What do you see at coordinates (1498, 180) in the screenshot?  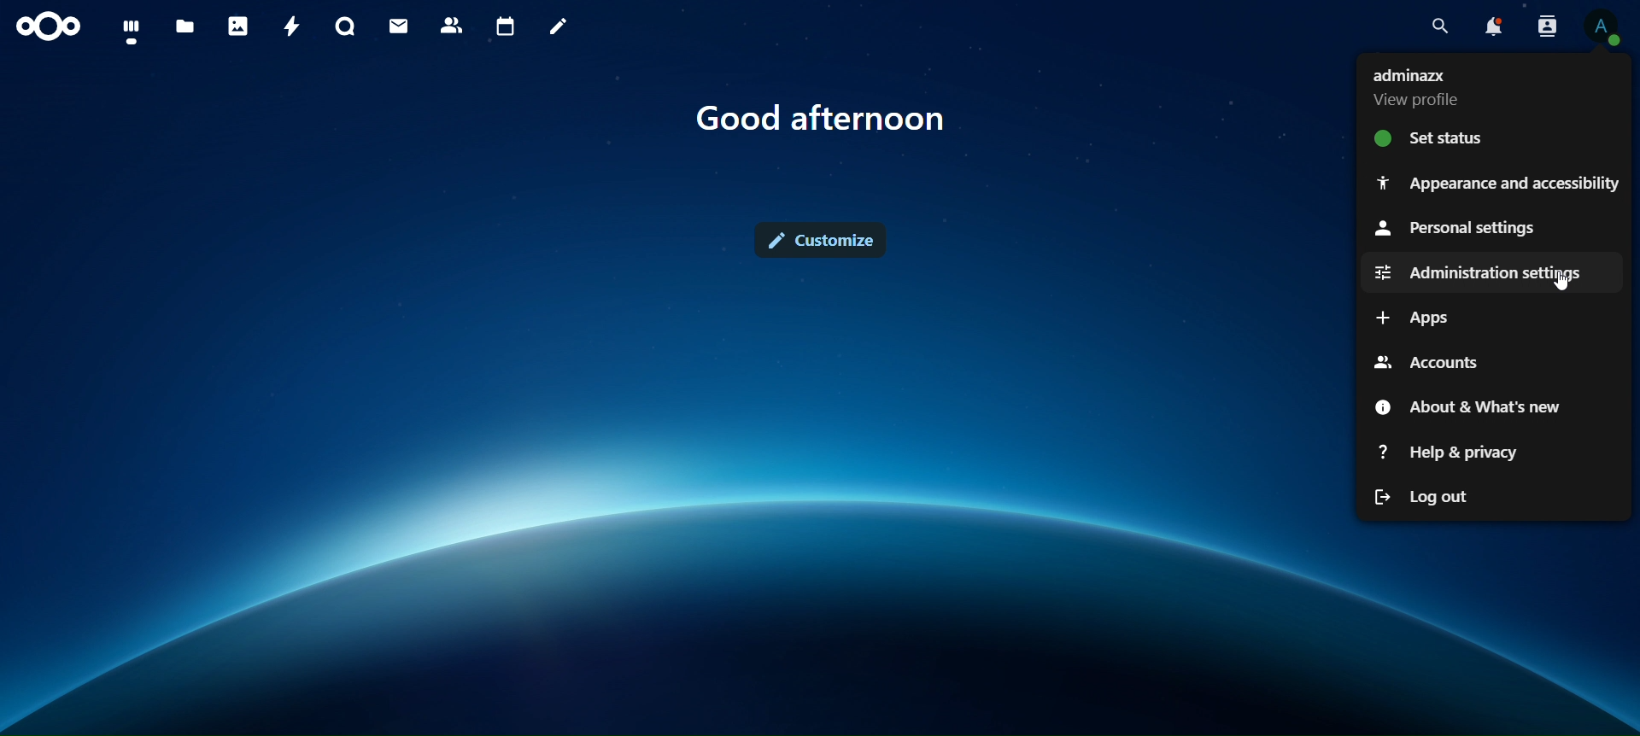 I see `appearance and accessibility` at bounding box center [1498, 180].